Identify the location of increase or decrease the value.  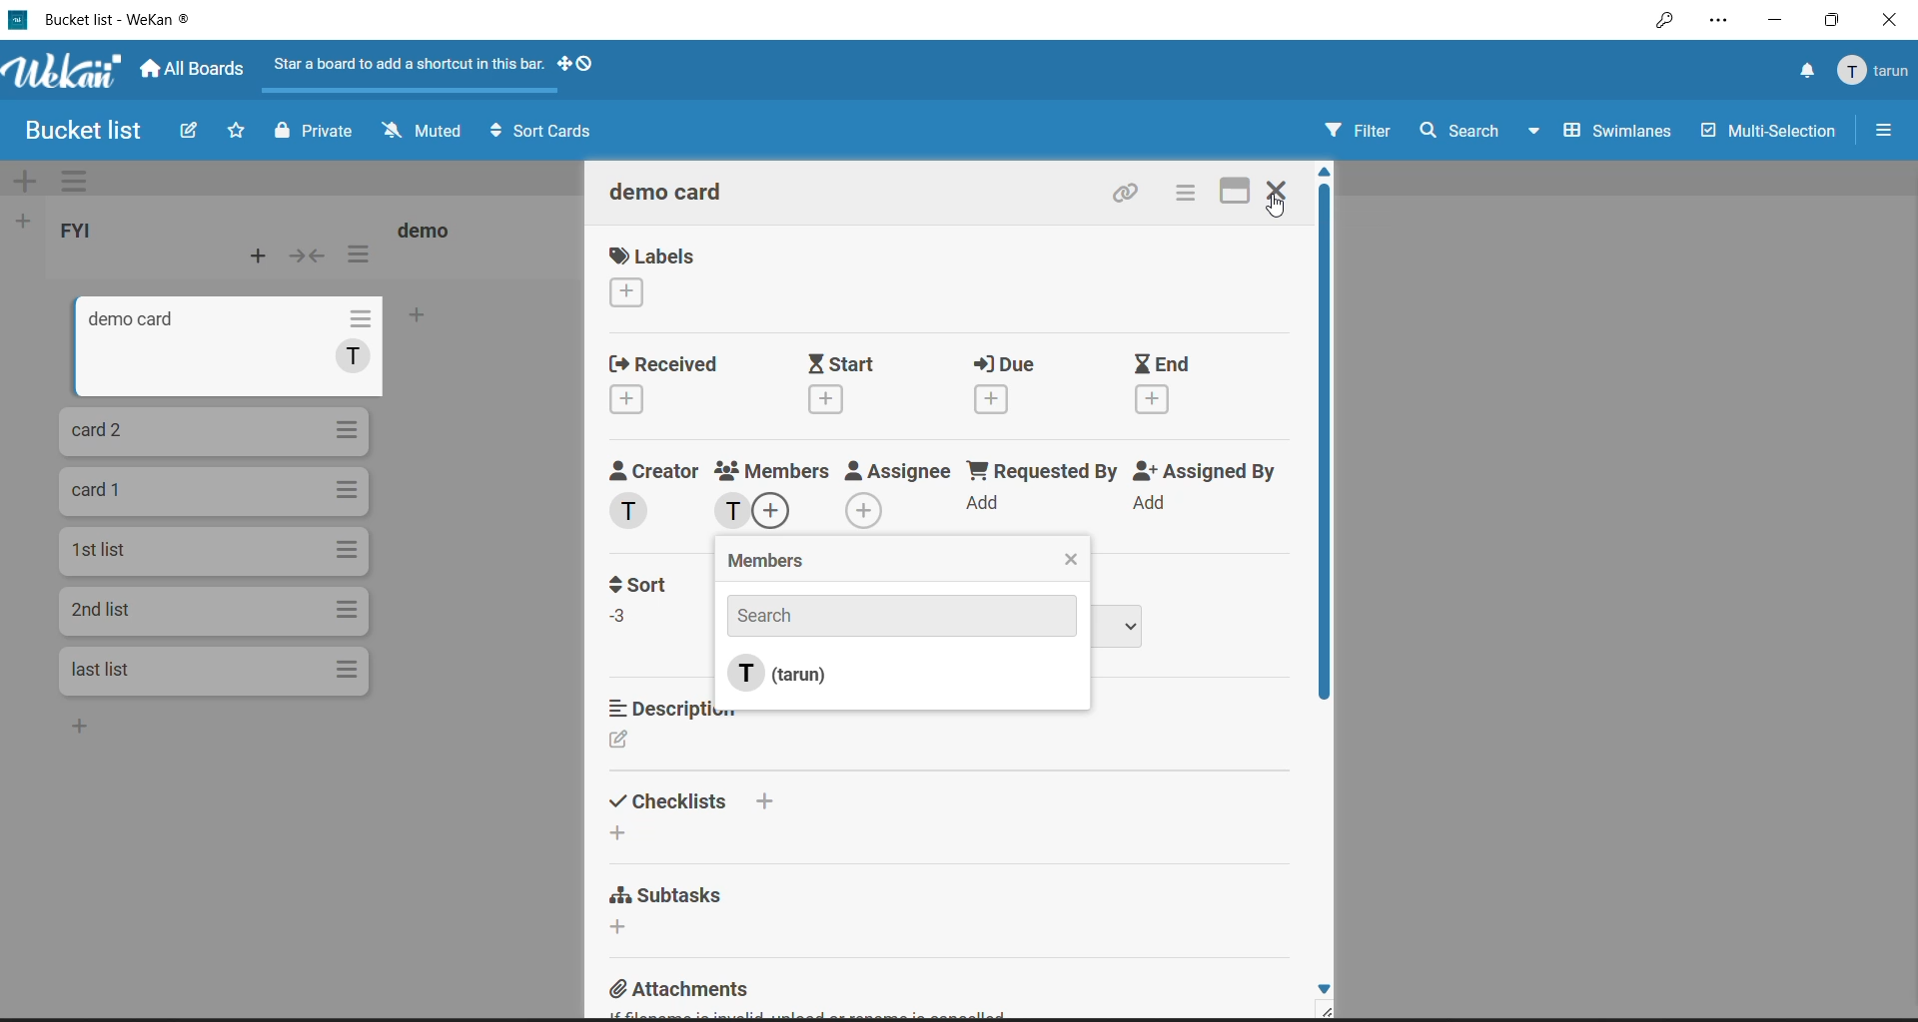
(622, 621).